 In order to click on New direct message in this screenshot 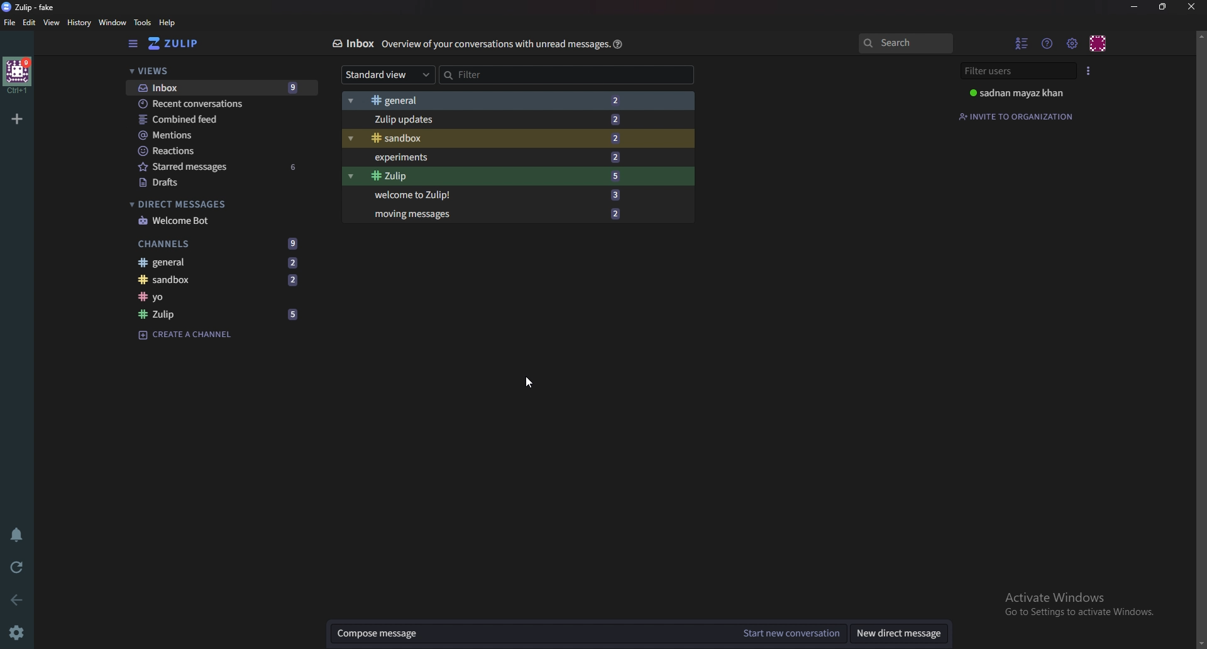, I will do `click(898, 634)`.